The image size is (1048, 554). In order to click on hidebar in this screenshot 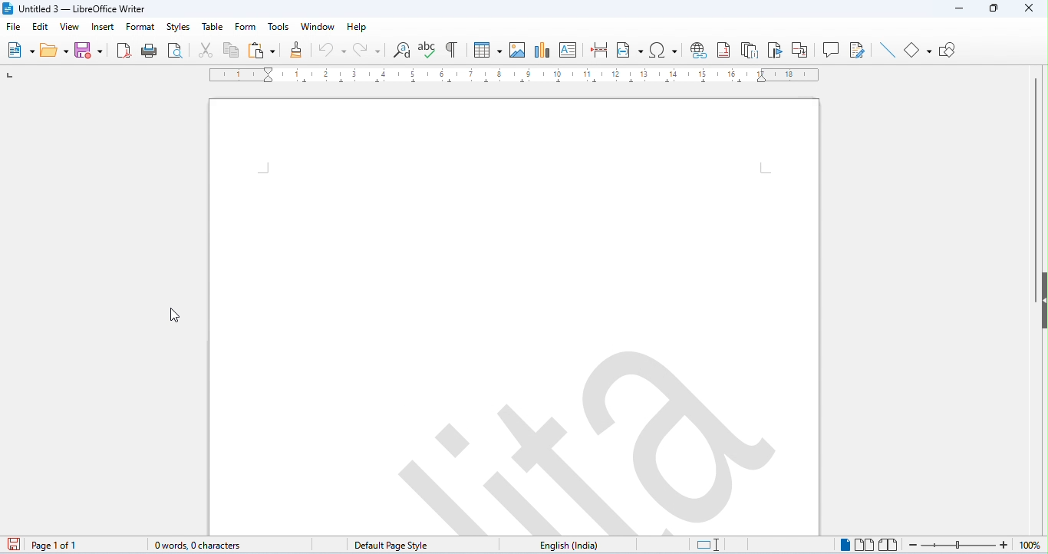, I will do `click(1044, 300)`.